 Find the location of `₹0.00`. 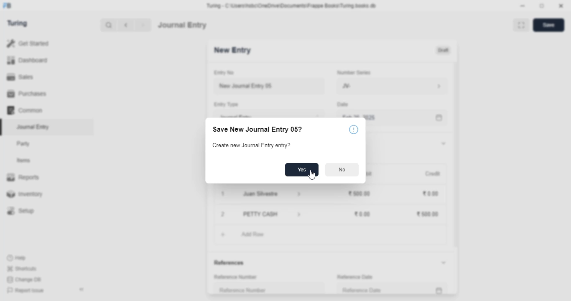

₹0.00 is located at coordinates (363, 214).